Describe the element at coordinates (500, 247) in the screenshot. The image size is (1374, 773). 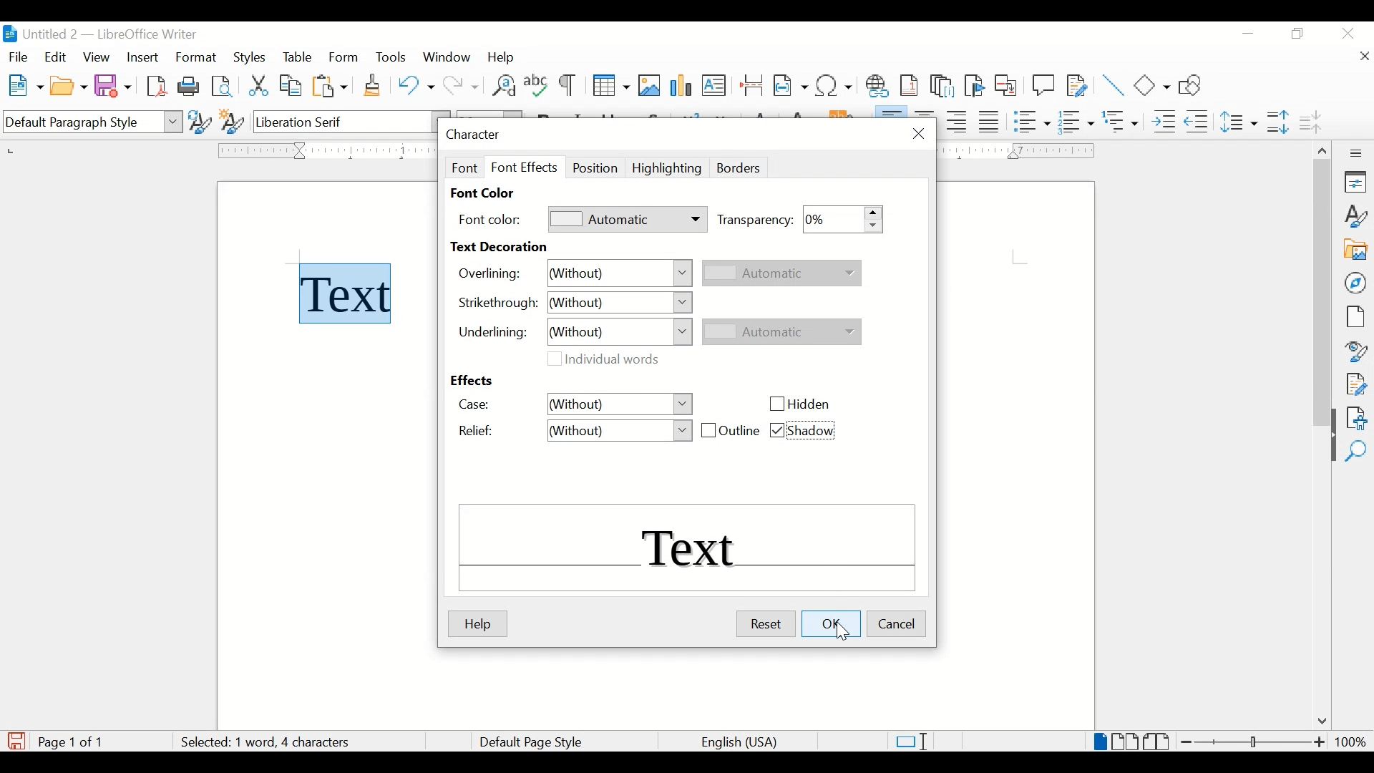
I see `text decoration` at that location.